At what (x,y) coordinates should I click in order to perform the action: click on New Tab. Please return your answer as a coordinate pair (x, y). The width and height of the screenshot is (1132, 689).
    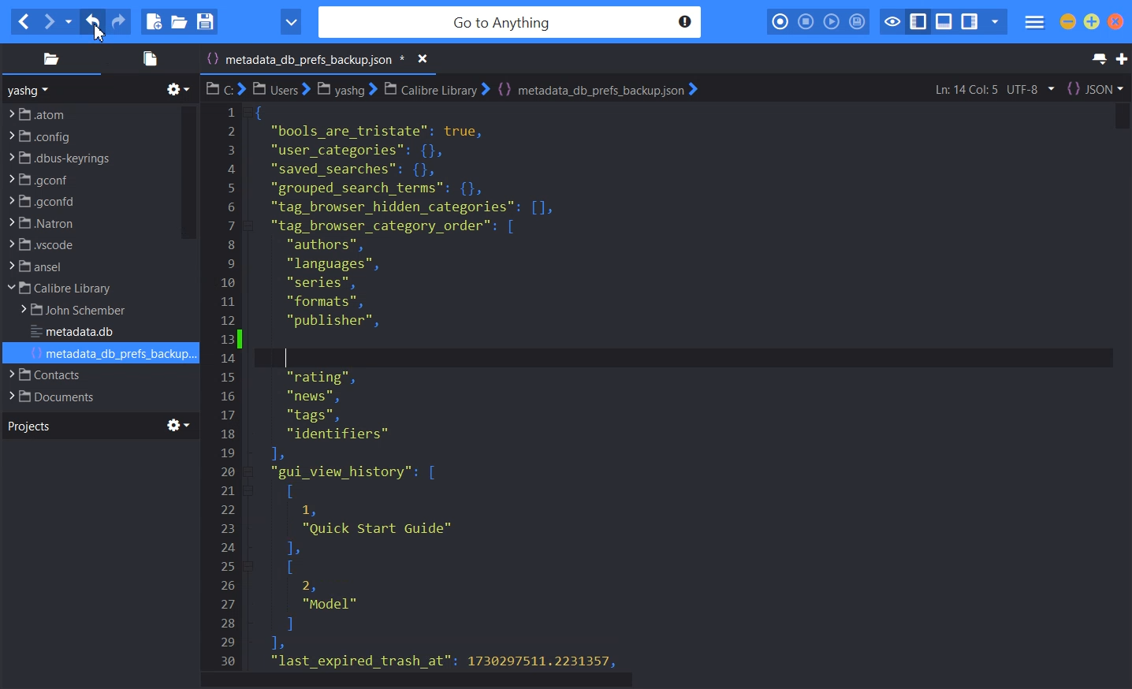
    Looking at the image, I should click on (1122, 59).